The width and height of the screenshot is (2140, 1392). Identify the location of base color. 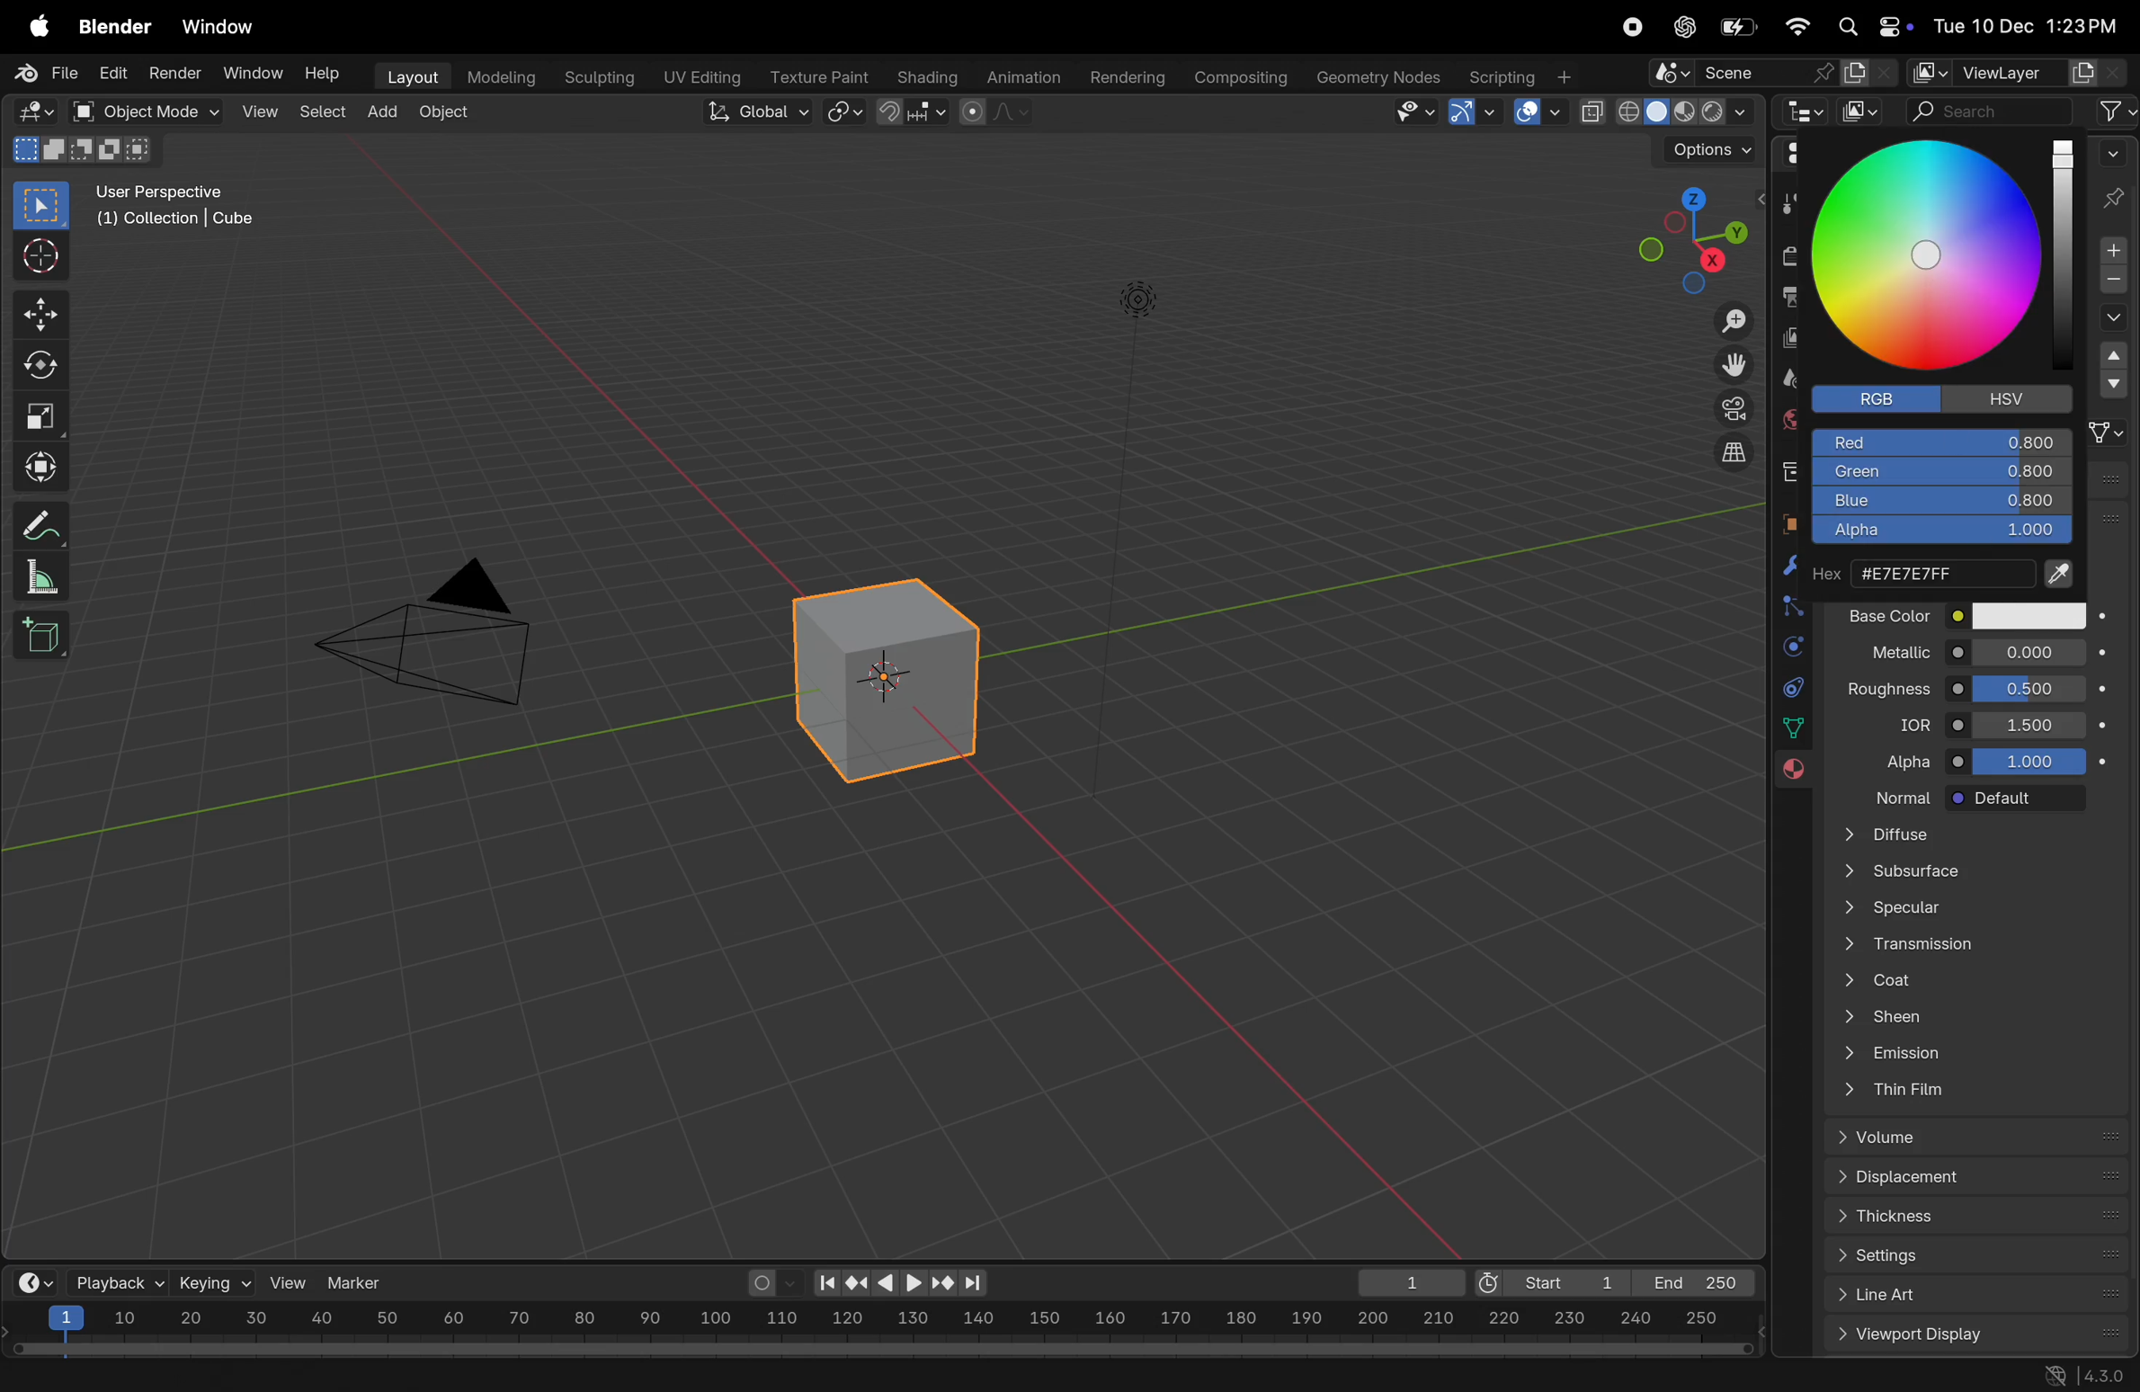
(1890, 614).